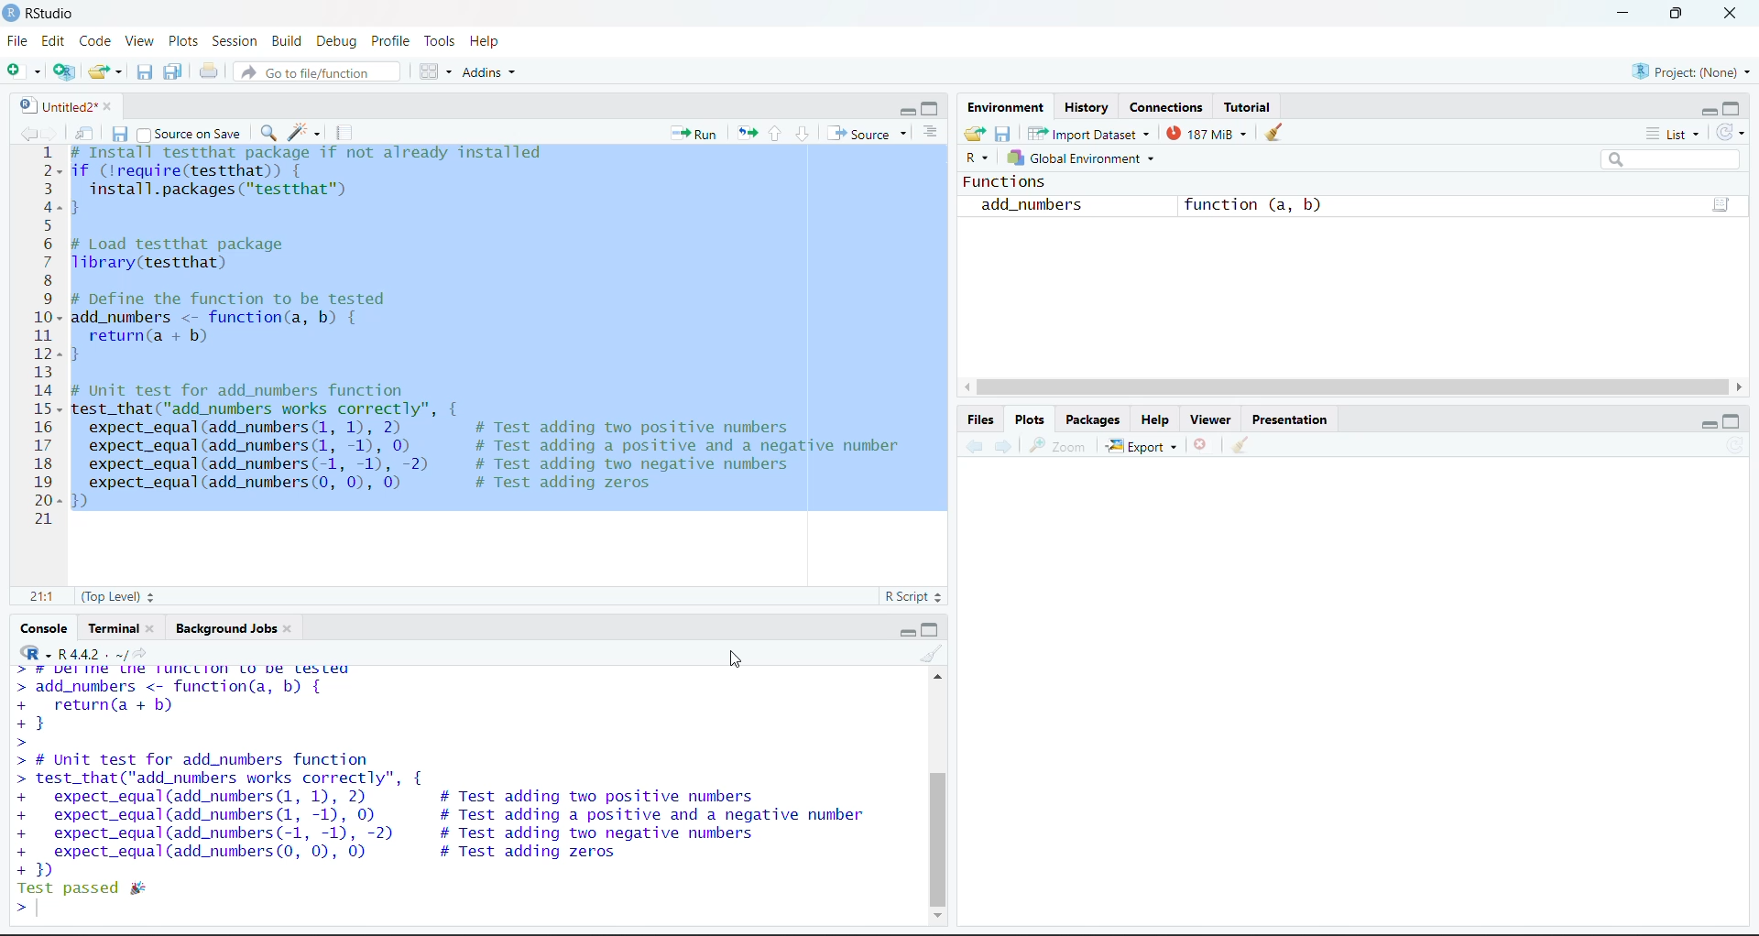 The image size is (1759, 936). What do you see at coordinates (122, 135) in the screenshot?
I see `save current document` at bounding box center [122, 135].